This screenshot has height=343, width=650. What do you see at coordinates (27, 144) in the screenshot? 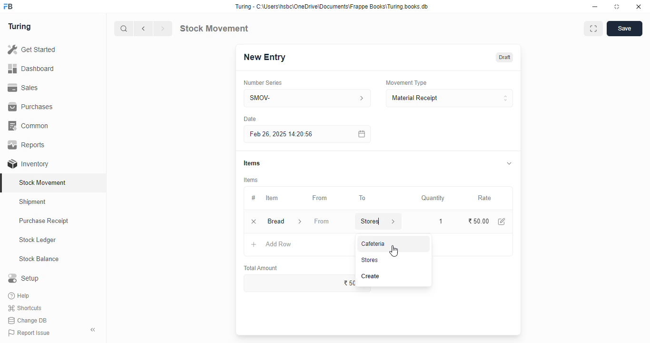
I see `reports` at bounding box center [27, 144].